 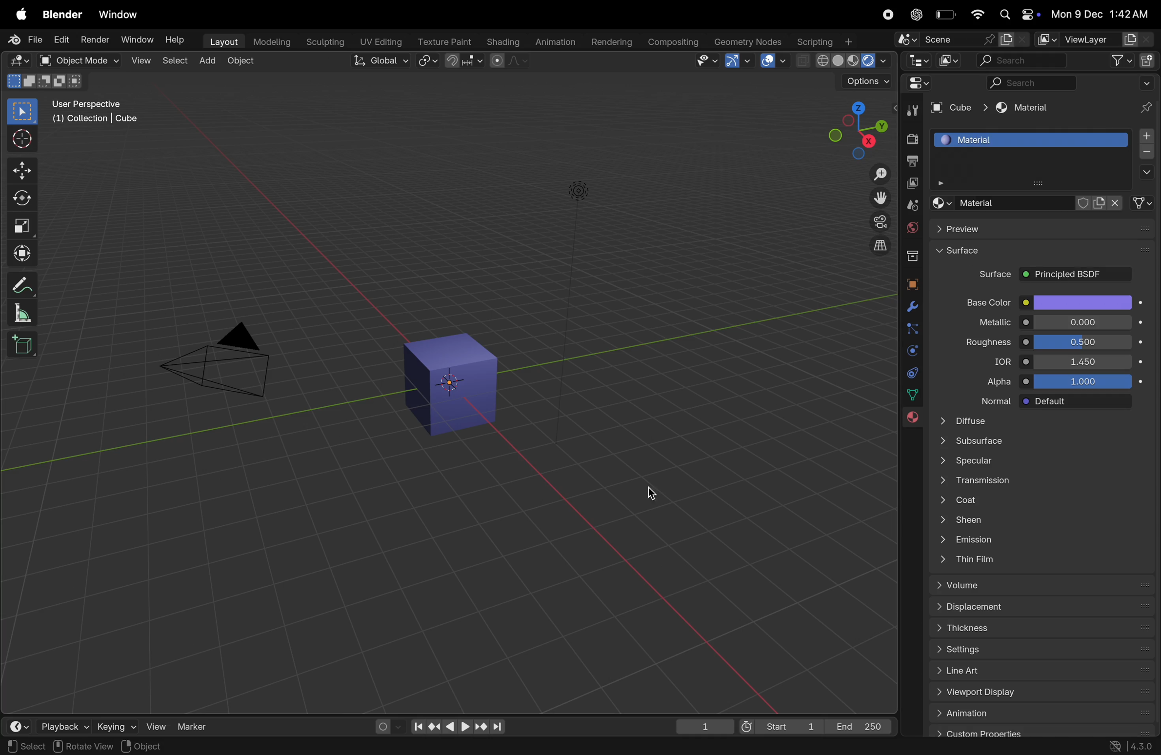 I want to click on show overlays, so click(x=775, y=61).